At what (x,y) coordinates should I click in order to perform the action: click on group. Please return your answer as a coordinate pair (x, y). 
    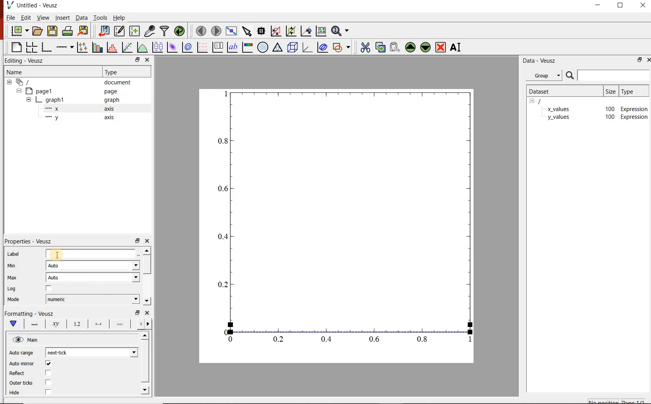
    Looking at the image, I should click on (543, 75).